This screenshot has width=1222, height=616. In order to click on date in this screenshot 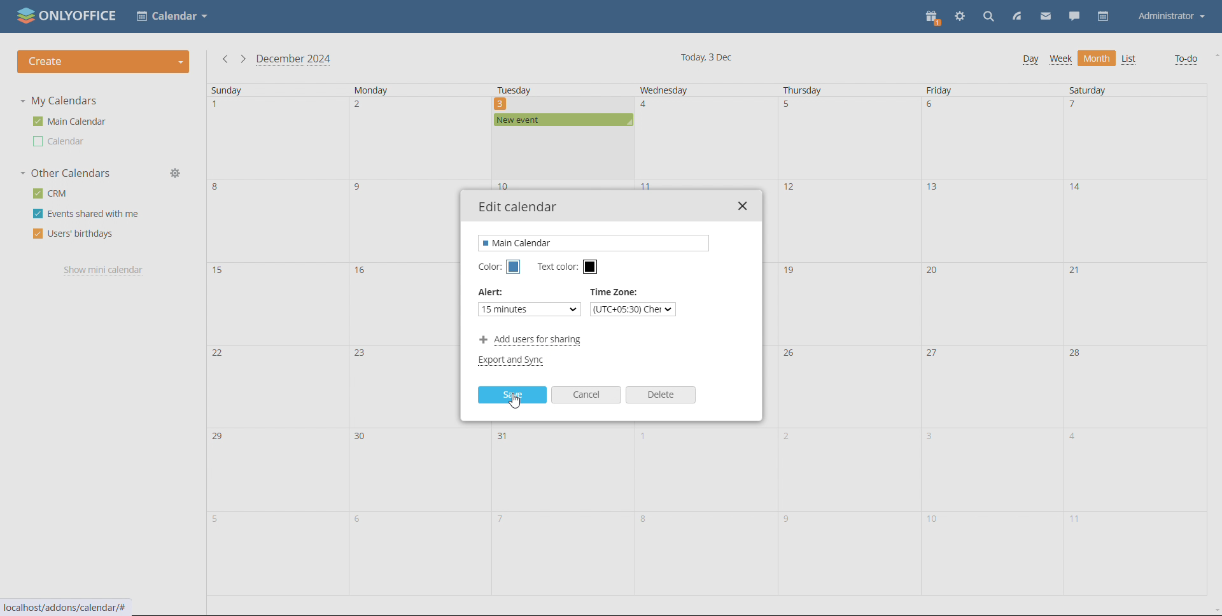, I will do `click(705, 468)`.